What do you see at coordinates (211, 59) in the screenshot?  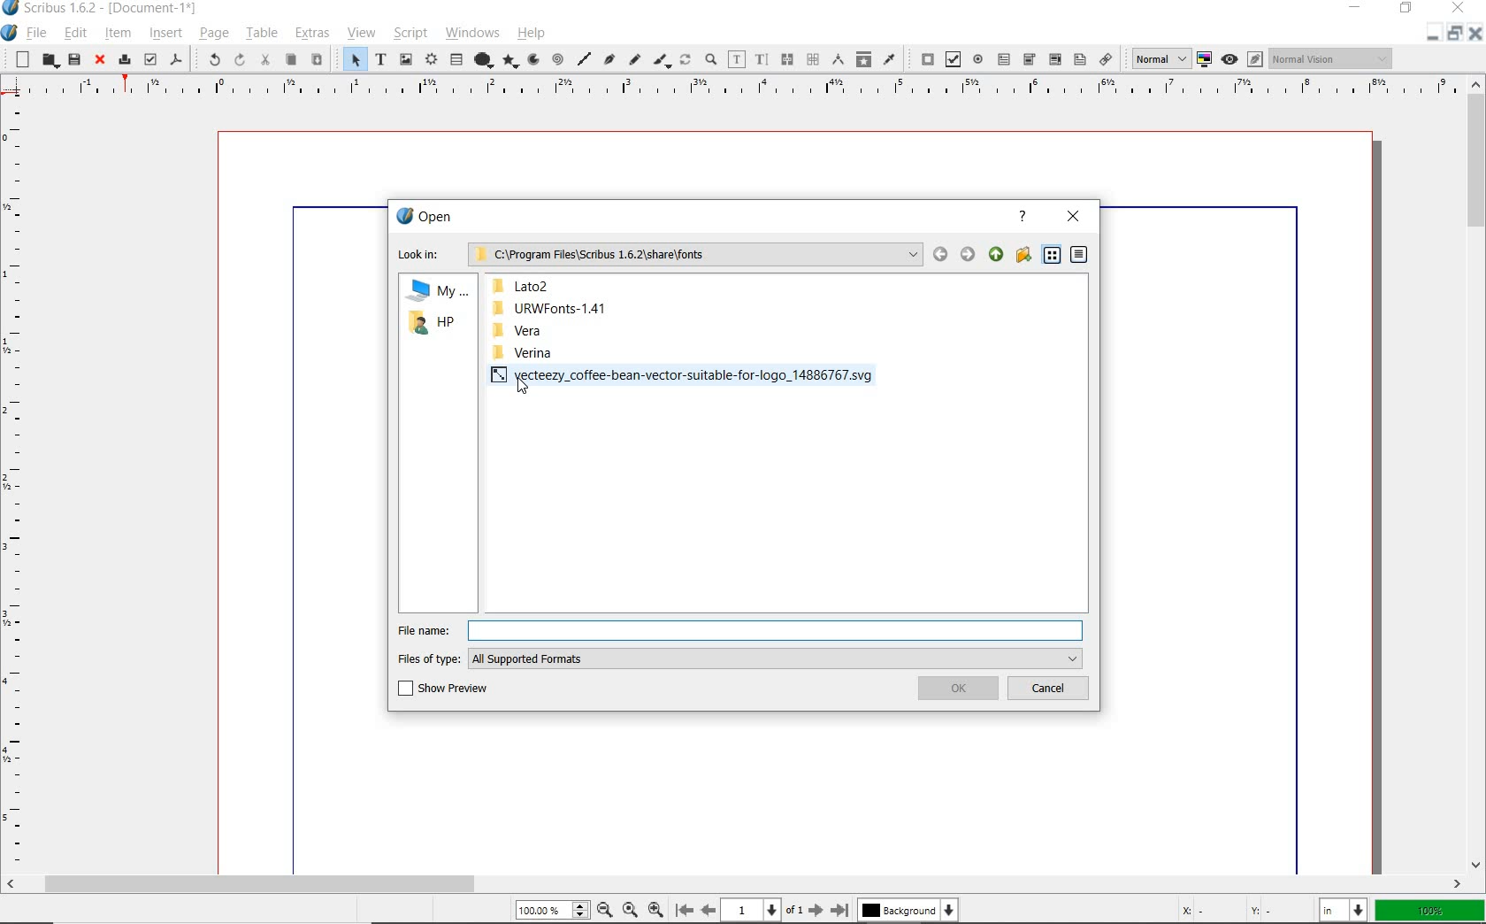 I see `undo` at bounding box center [211, 59].